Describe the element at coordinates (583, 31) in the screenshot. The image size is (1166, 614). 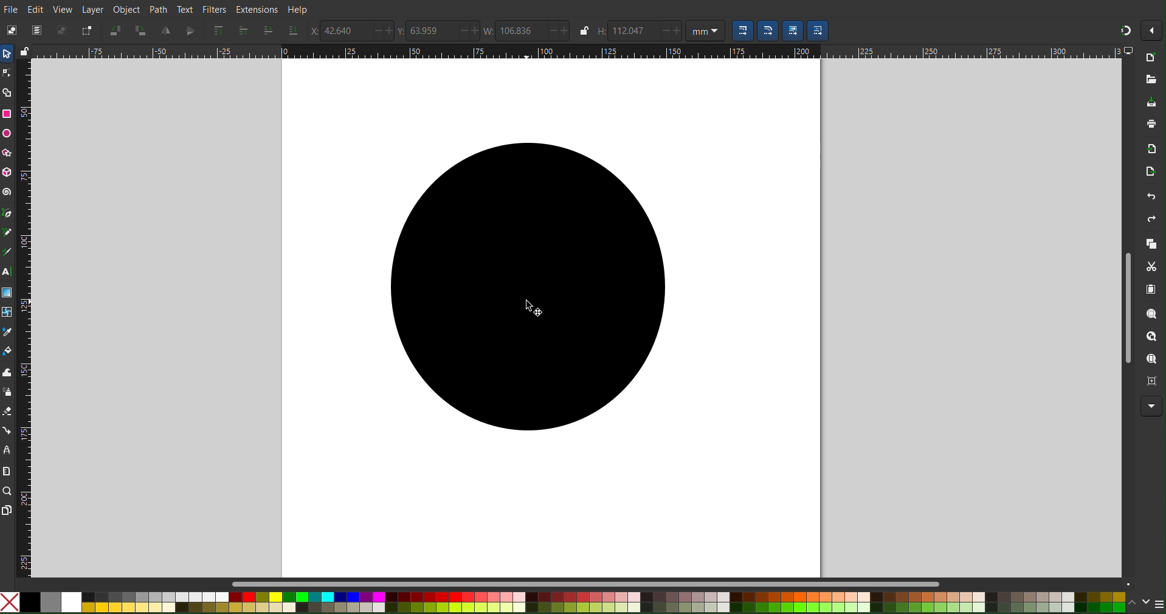
I see `lock` at that location.